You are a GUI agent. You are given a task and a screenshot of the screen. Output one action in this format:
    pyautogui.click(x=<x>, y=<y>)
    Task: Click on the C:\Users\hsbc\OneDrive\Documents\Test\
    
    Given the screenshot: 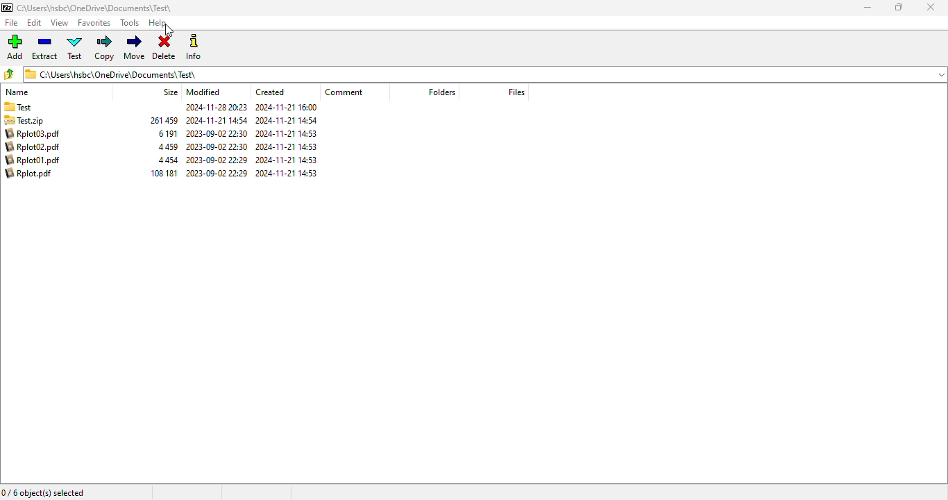 What is the action you would take?
    pyautogui.click(x=474, y=76)
    